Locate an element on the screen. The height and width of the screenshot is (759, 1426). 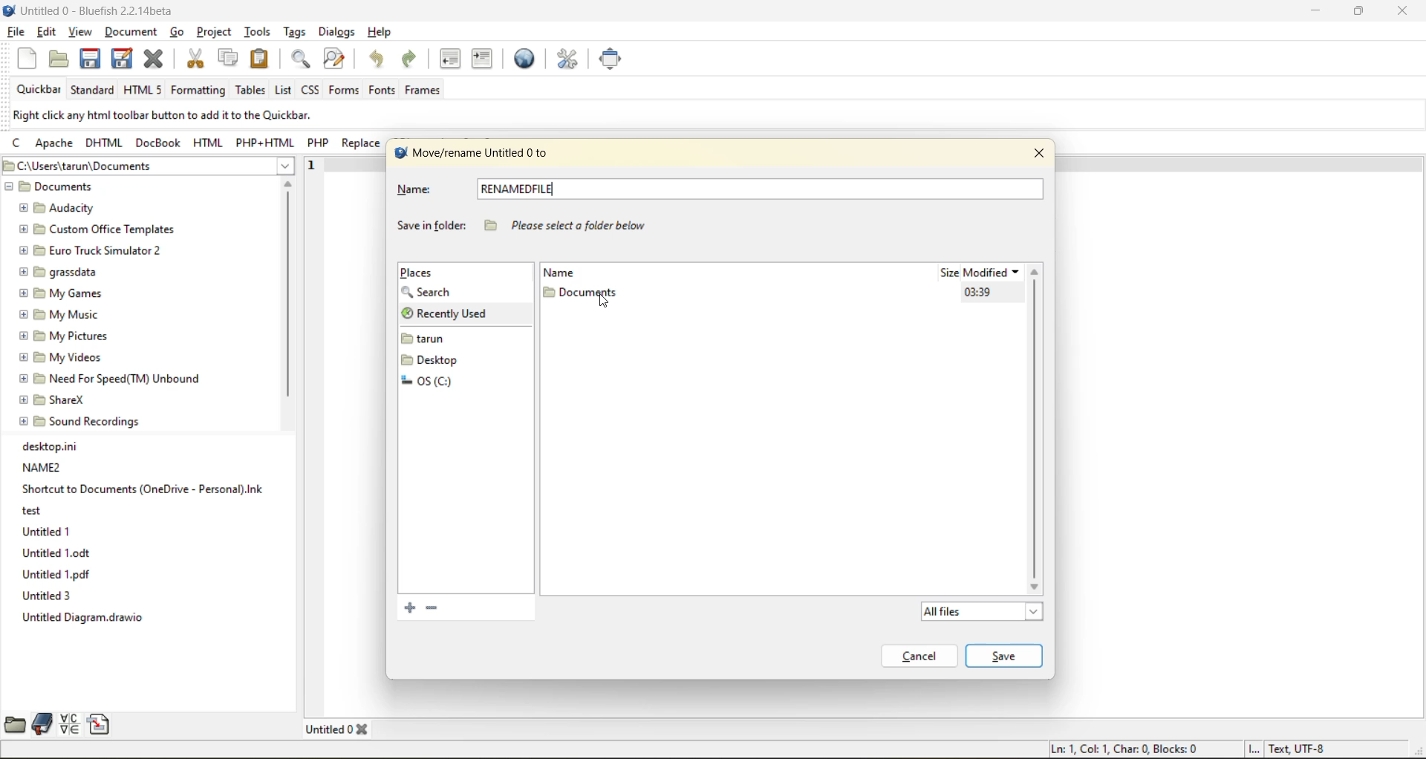
close is located at coordinates (1405, 10).